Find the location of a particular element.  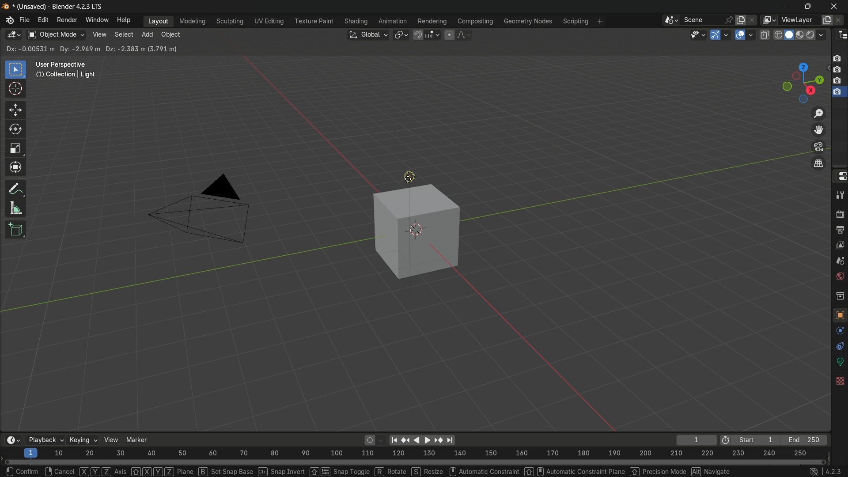

object is located at coordinates (839, 317).